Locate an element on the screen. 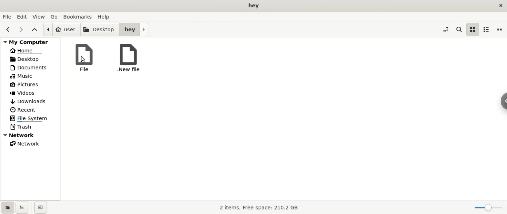 This screenshot has height=214, width=507. view is located at coordinates (38, 16).